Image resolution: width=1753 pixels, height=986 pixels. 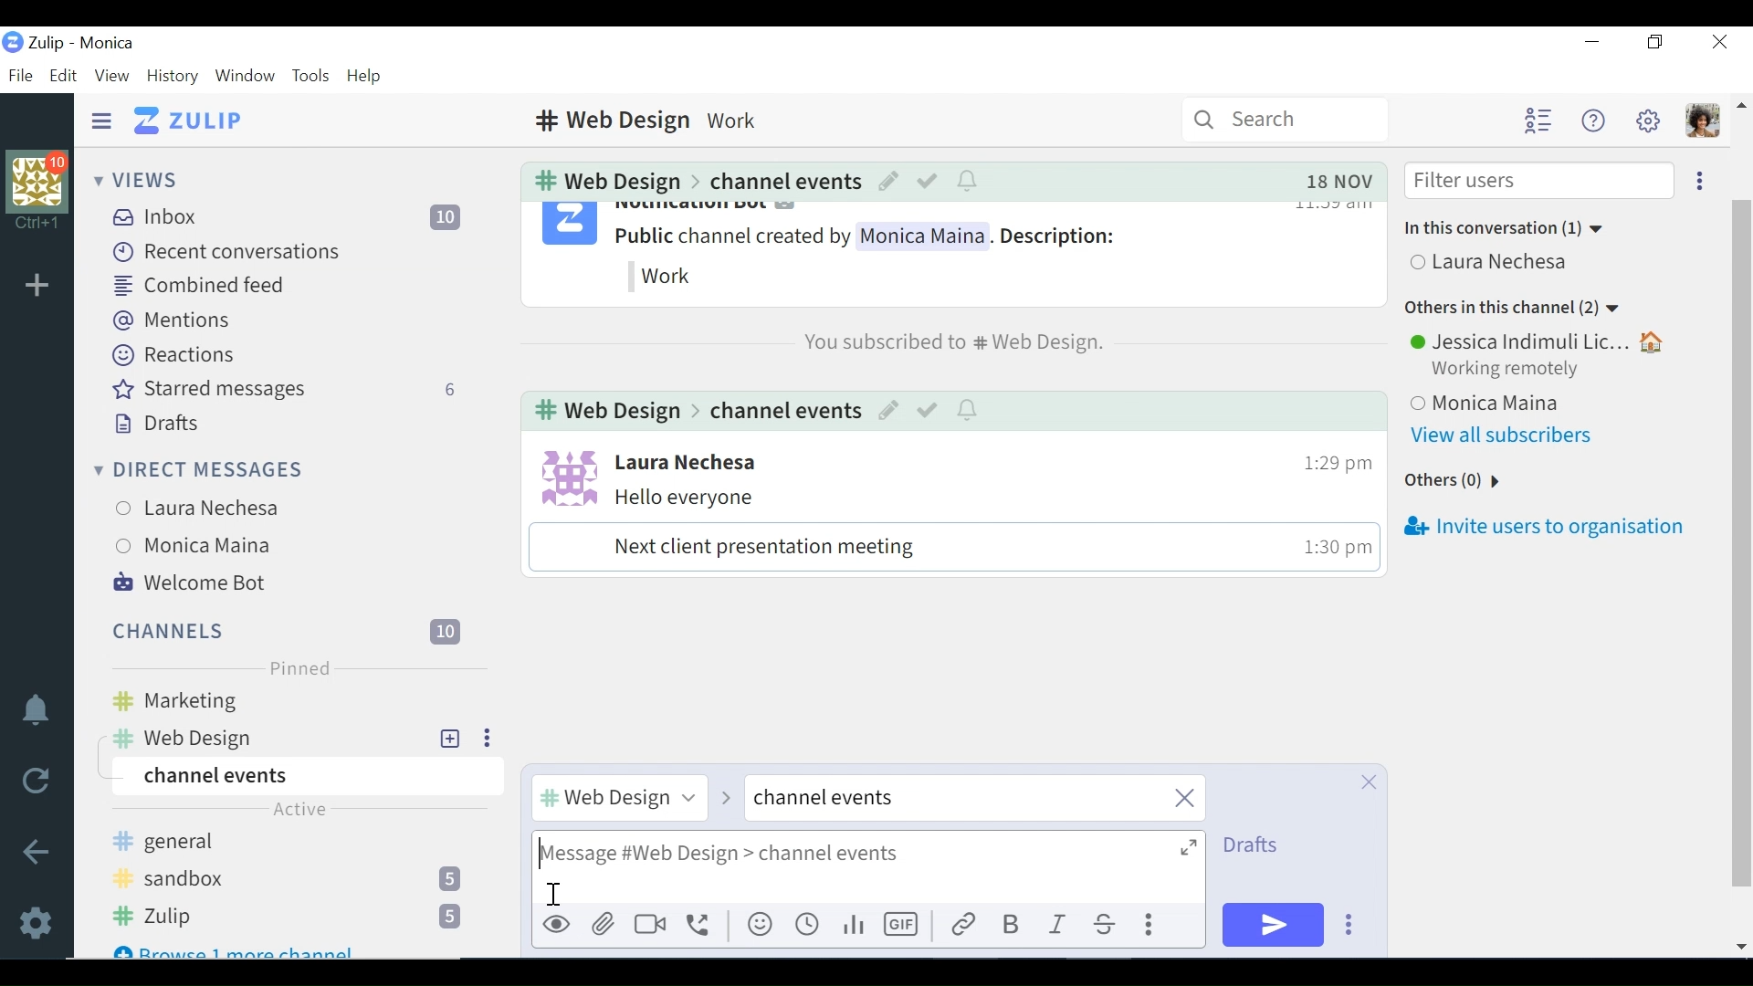 What do you see at coordinates (1328, 457) in the screenshot?
I see `time` at bounding box center [1328, 457].